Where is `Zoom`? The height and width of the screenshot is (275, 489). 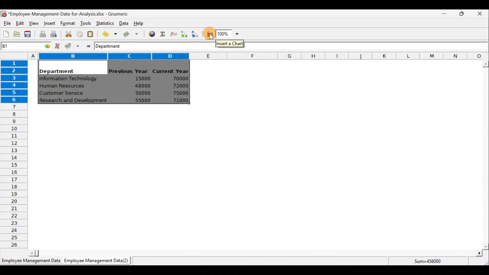 Zoom is located at coordinates (228, 34).